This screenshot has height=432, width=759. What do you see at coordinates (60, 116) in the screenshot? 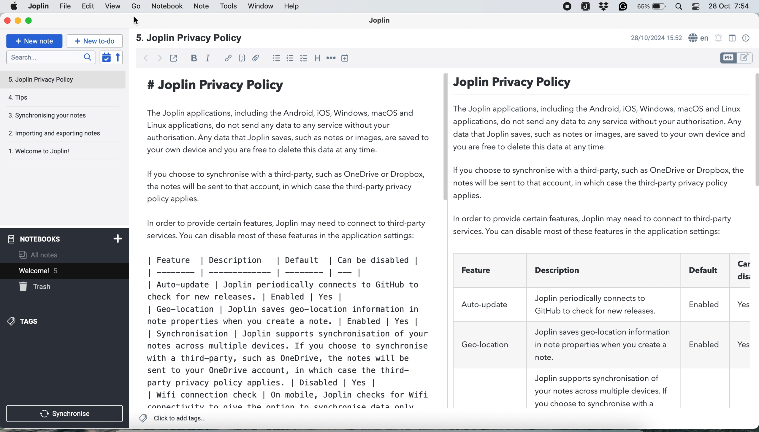
I see `3. Synchronising your notes` at bounding box center [60, 116].